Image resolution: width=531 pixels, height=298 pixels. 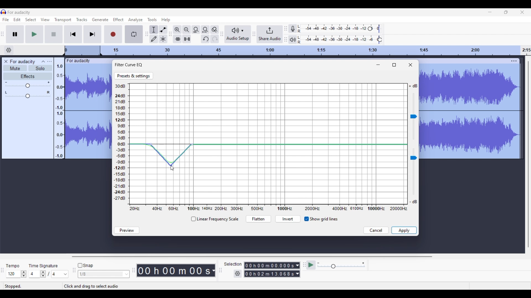 I want to click on Track settings, so click(x=514, y=61).